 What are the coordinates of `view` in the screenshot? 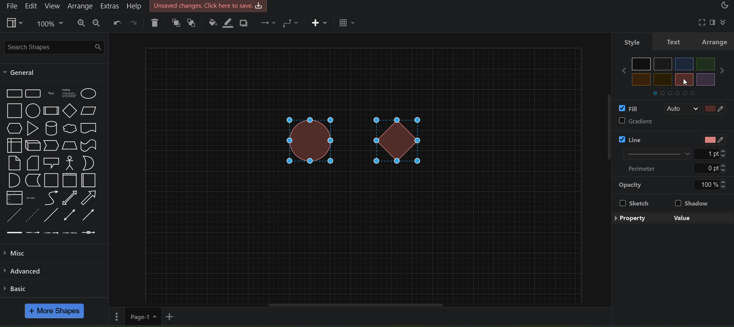 It's located at (15, 23).